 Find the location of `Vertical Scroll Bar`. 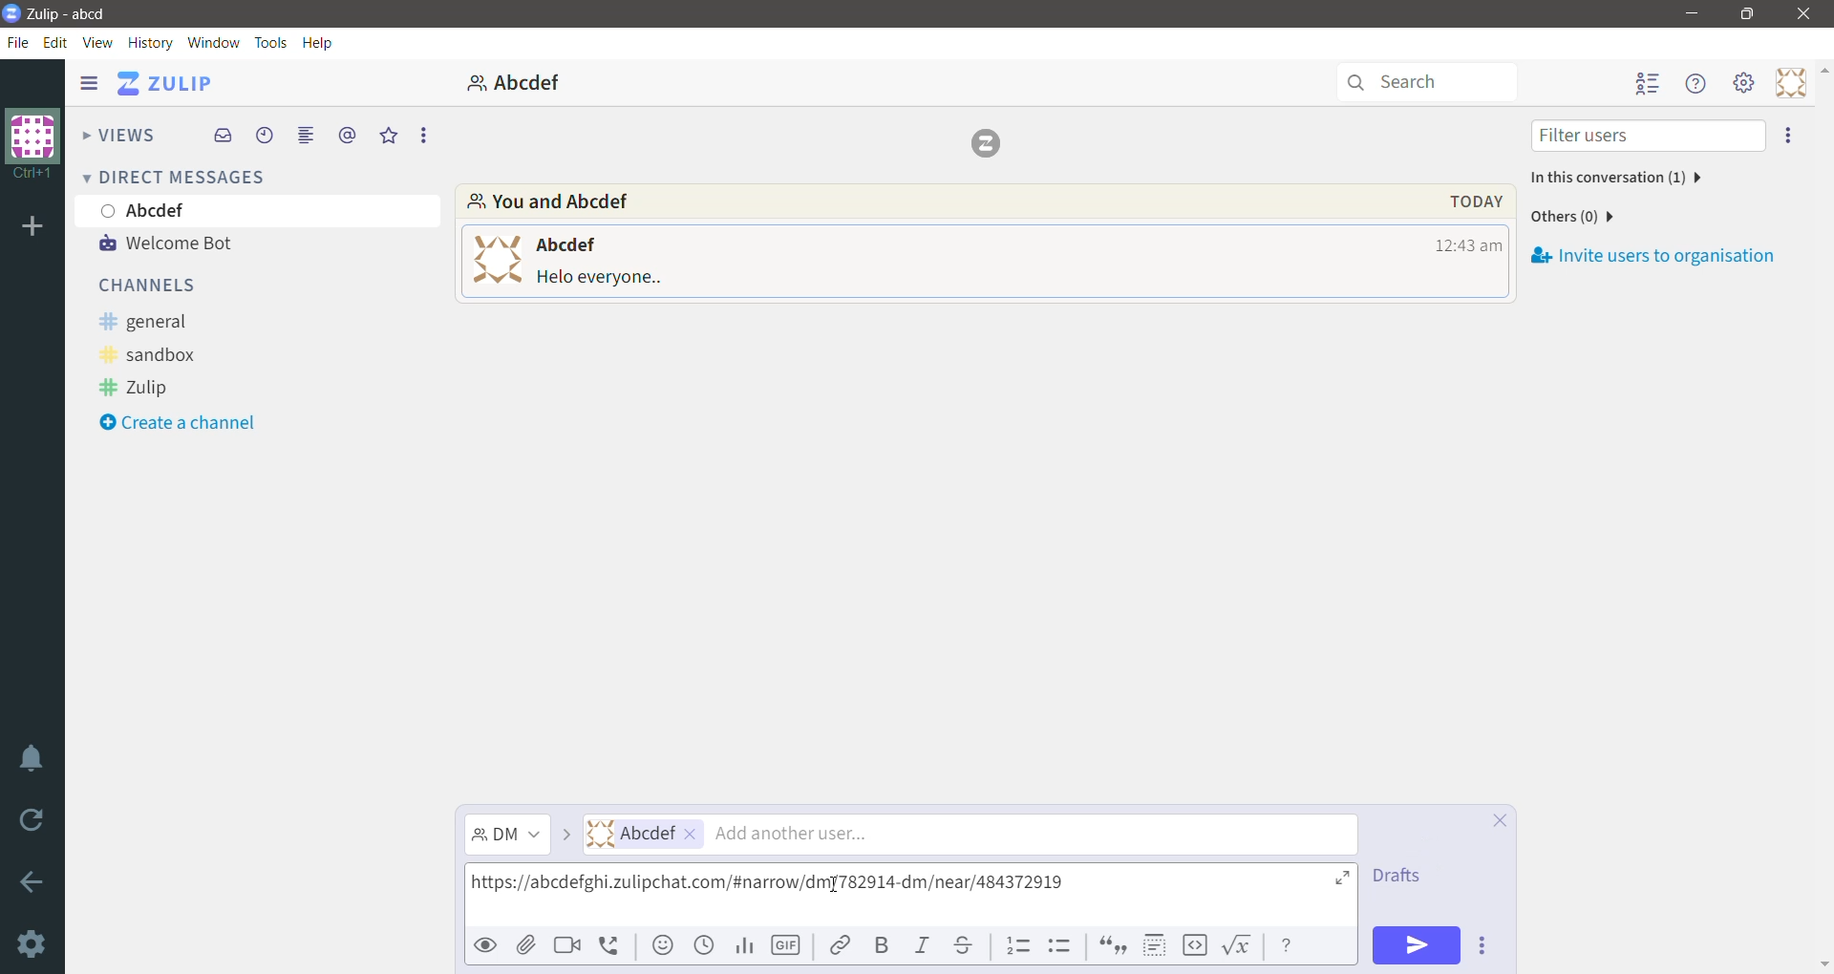

Vertical Scroll Bar is located at coordinates (1823, 517).